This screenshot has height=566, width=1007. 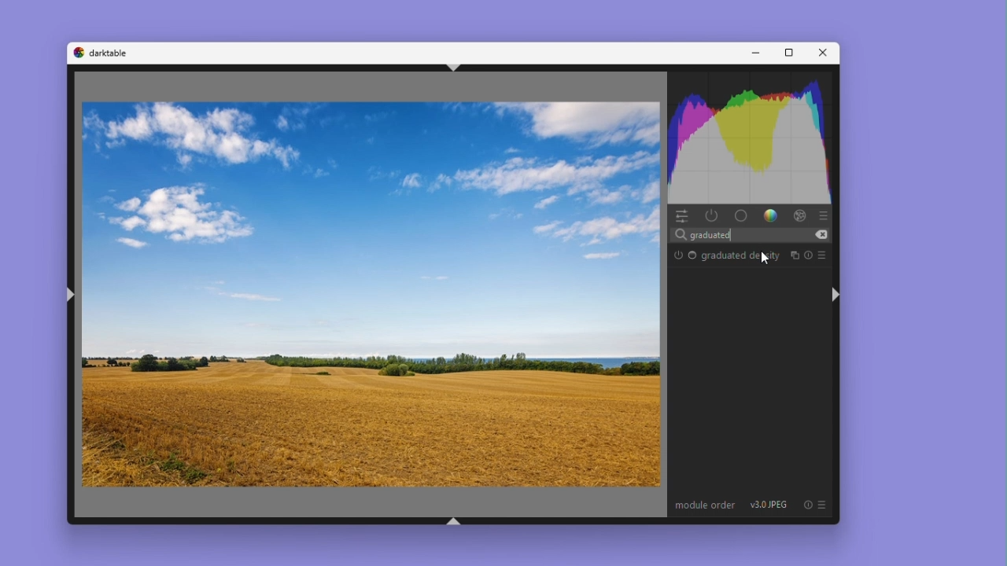 What do you see at coordinates (77, 53) in the screenshot?
I see `darktable logo` at bounding box center [77, 53].